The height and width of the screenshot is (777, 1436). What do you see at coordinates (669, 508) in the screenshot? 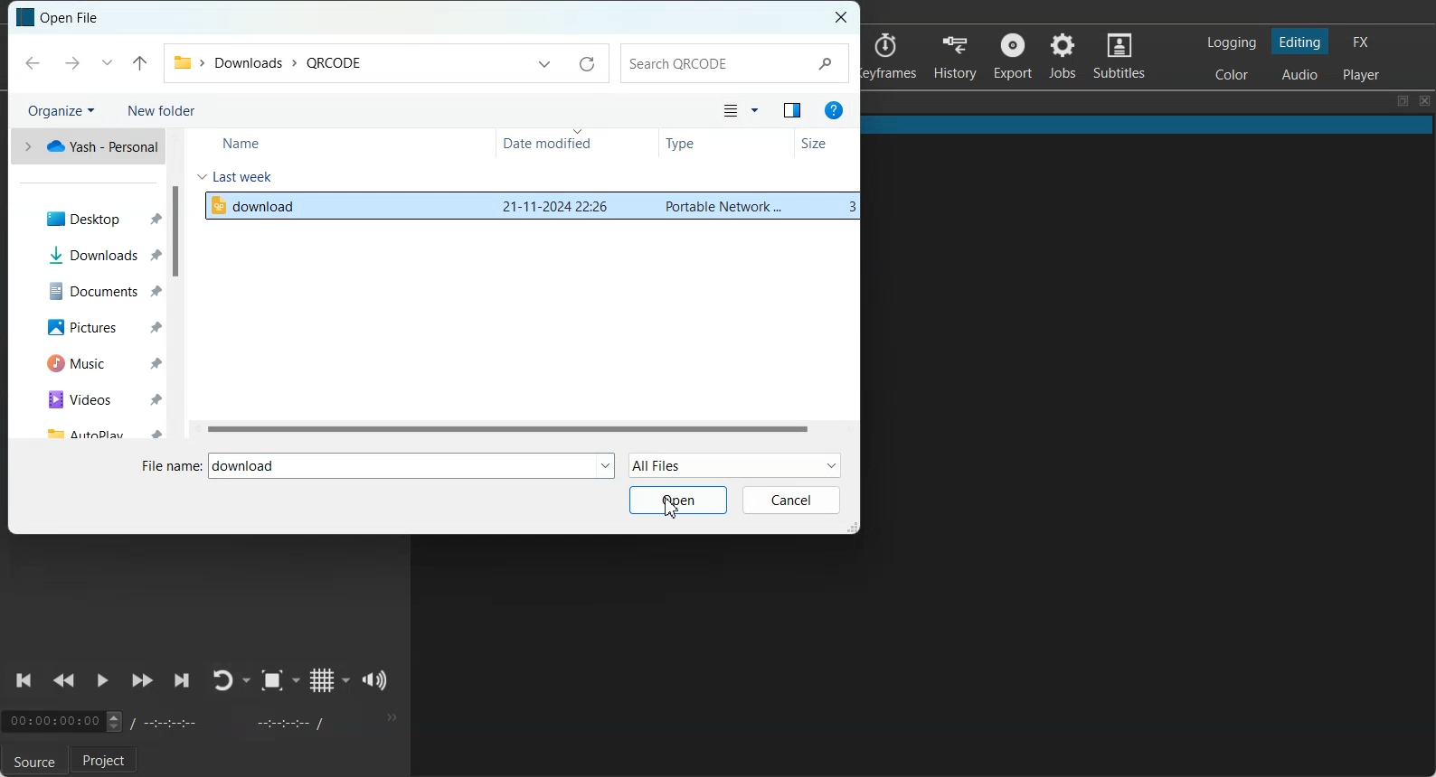
I see `Cursor` at bounding box center [669, 508].